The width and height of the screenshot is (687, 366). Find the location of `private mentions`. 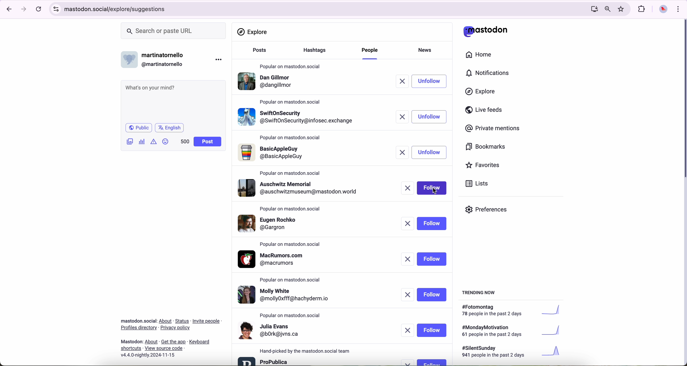

private mentions is located at coordinates (493, 129).